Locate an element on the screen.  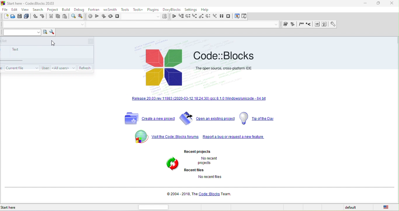
replace is located at coordinates (82, 17).